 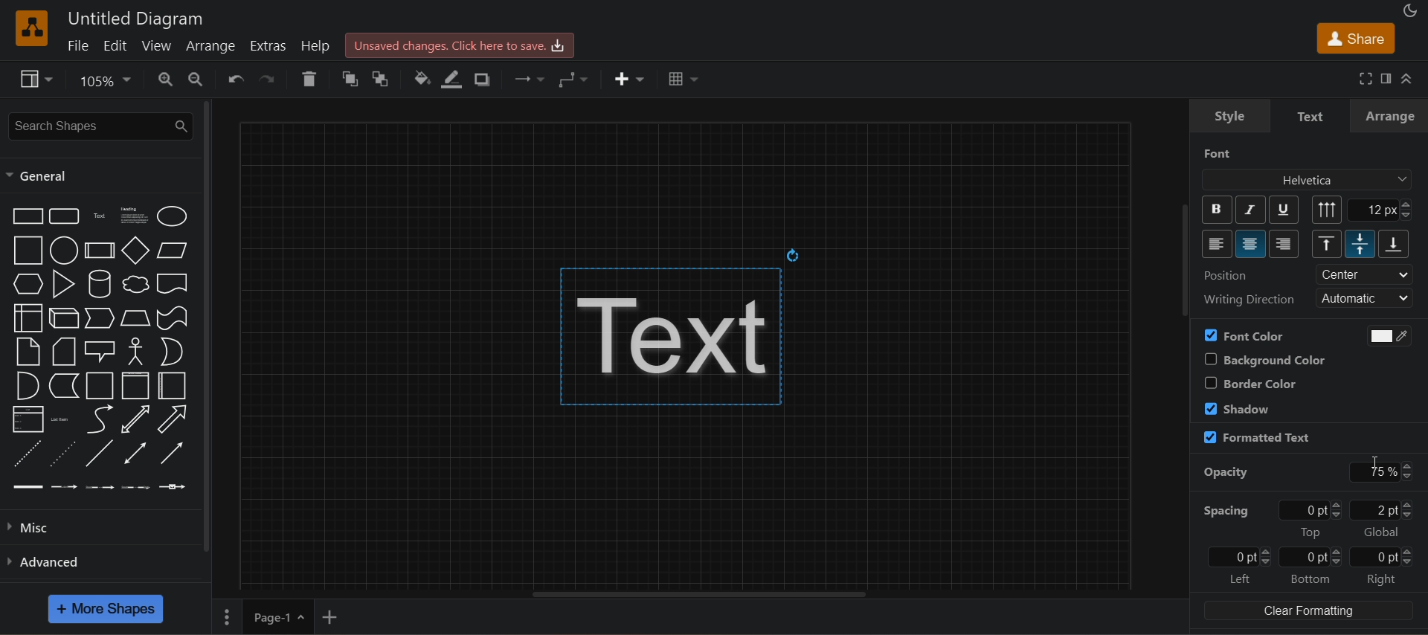 I want to click on 0pt, so click(x=1313, y=509).